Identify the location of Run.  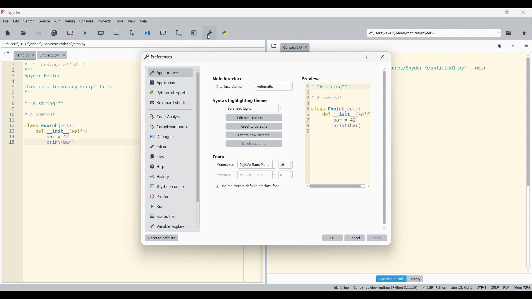
(170, 207).